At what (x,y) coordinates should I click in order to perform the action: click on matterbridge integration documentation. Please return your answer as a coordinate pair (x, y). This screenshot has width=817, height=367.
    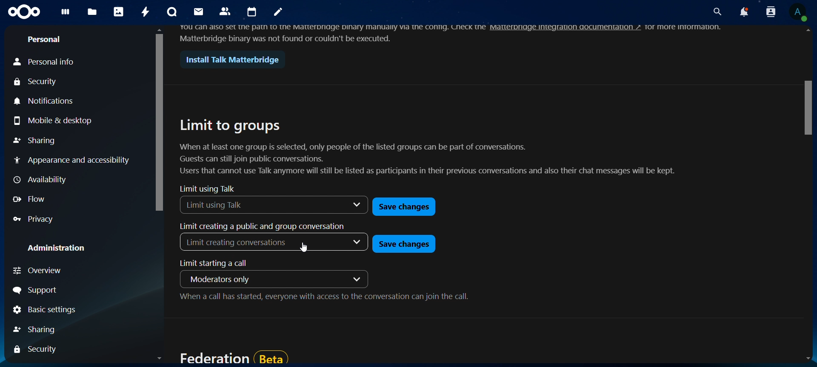
    Looking at the image, I should click on (573, 28).